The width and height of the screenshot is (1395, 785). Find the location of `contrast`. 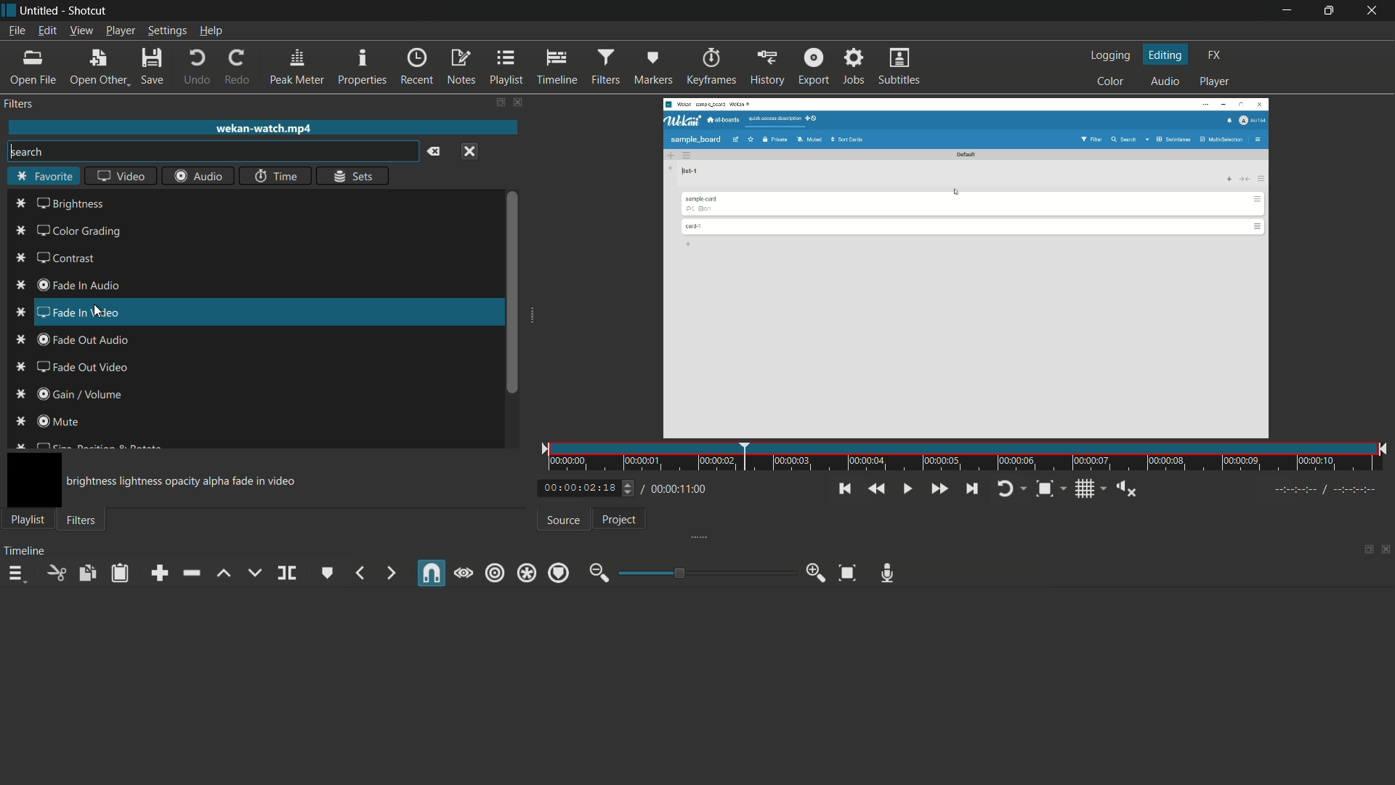

contrast is located at coordinates (54, 258).